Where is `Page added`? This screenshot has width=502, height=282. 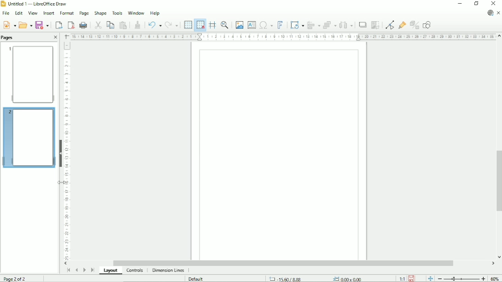
Page added is located at coordinates (28, 136).